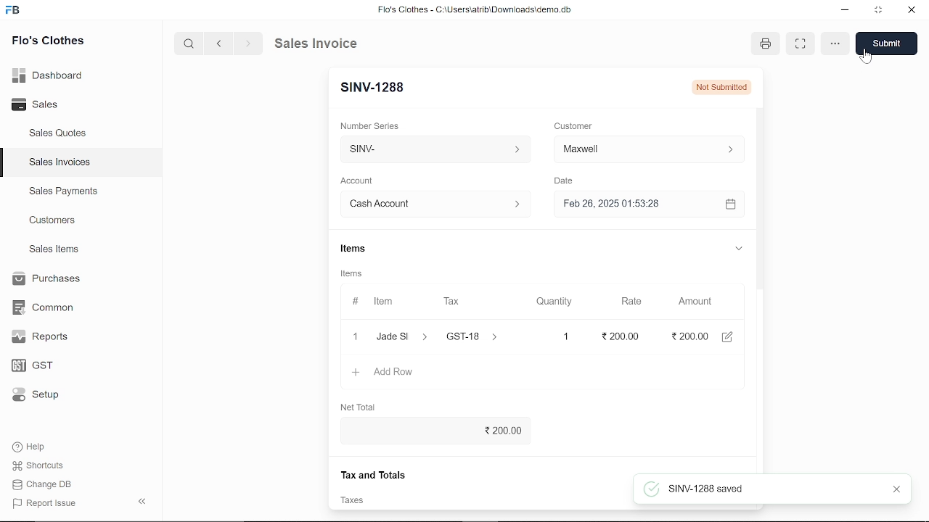 The image size is (929, 522). What do you see at coordinates (910, 11) in the screenshot?
I see `close` at bounding box center [910, 11].